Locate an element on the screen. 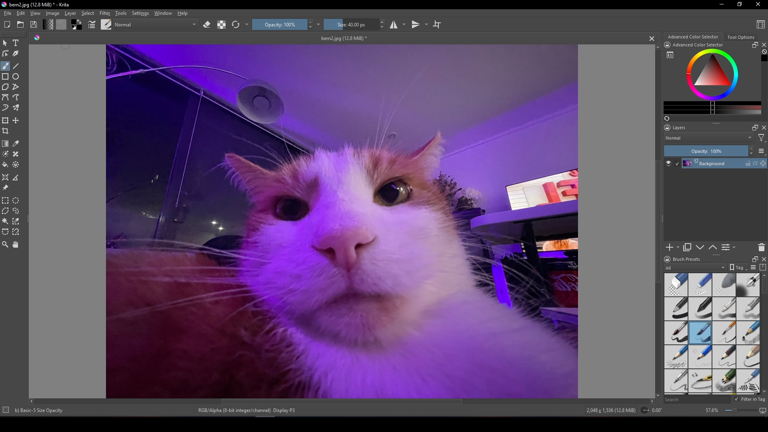  Color wheel is located at coordinates (712, 74).